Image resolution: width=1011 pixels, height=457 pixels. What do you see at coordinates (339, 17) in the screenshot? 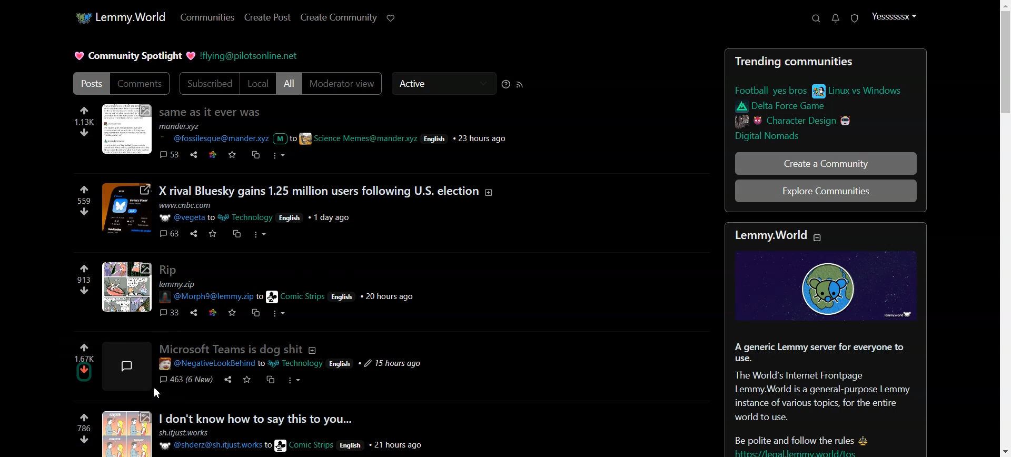
I see `Create Community` at bounding box center [339, 17].